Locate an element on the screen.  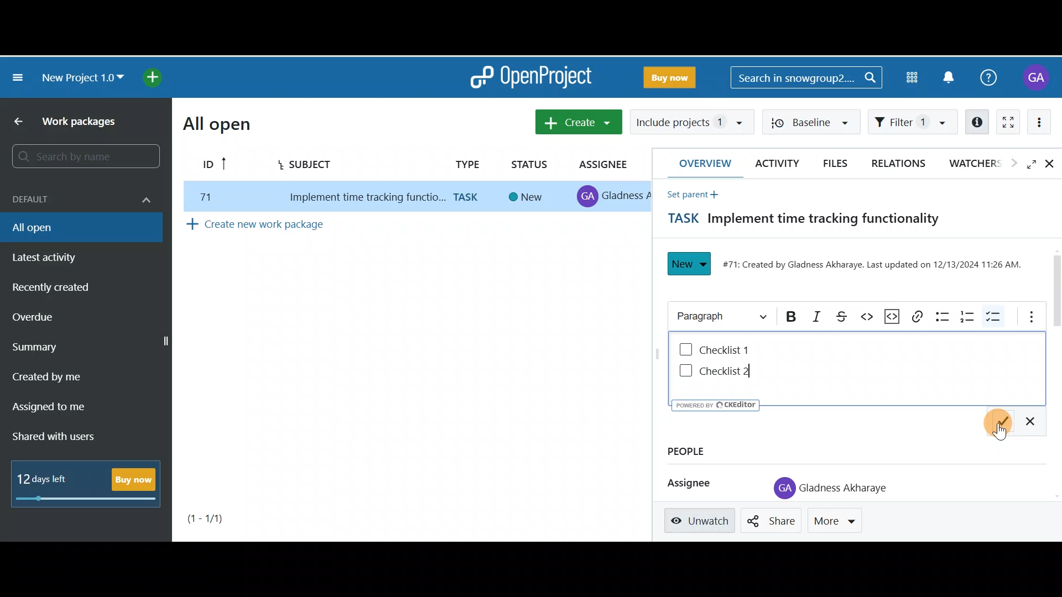
Created by me is located at coordinates (62, 373).